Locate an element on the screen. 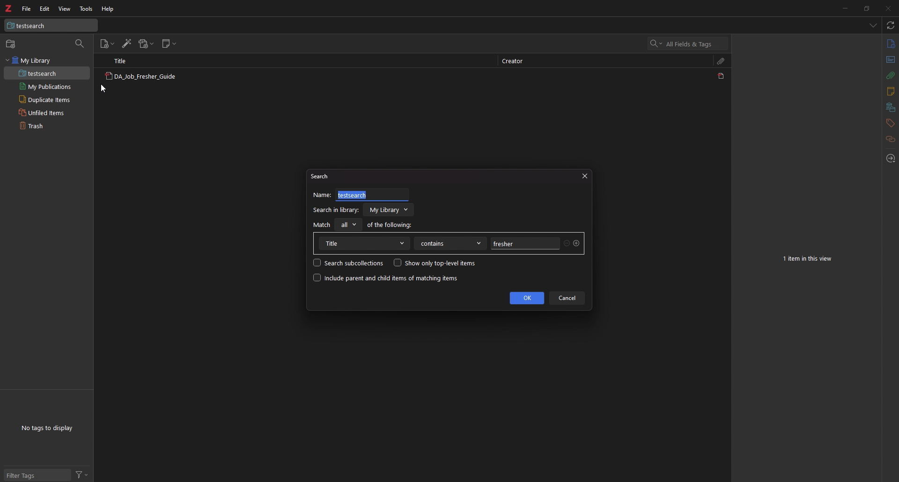 This screenshot has width=899, height=482. view is located at coordinates (64, 9).